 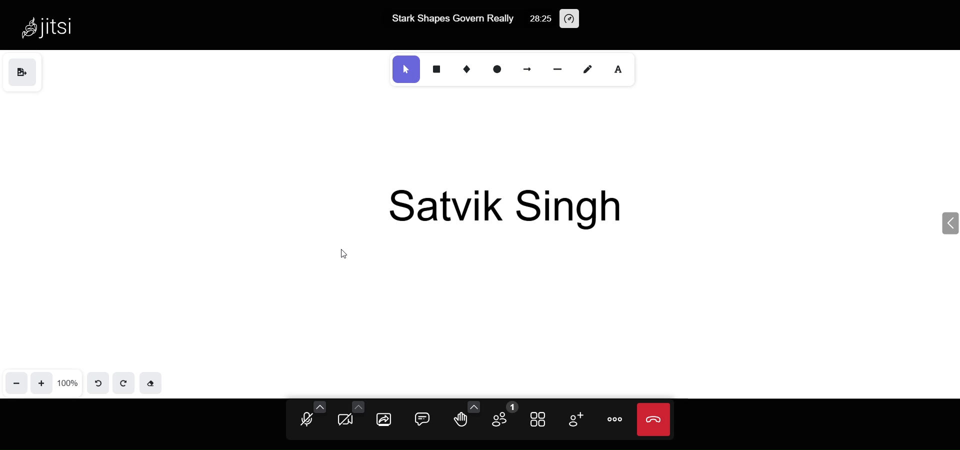 What do you see at coordinates (616, 420) in the screenshot?
I see `more` at bounding box center [616, 420].